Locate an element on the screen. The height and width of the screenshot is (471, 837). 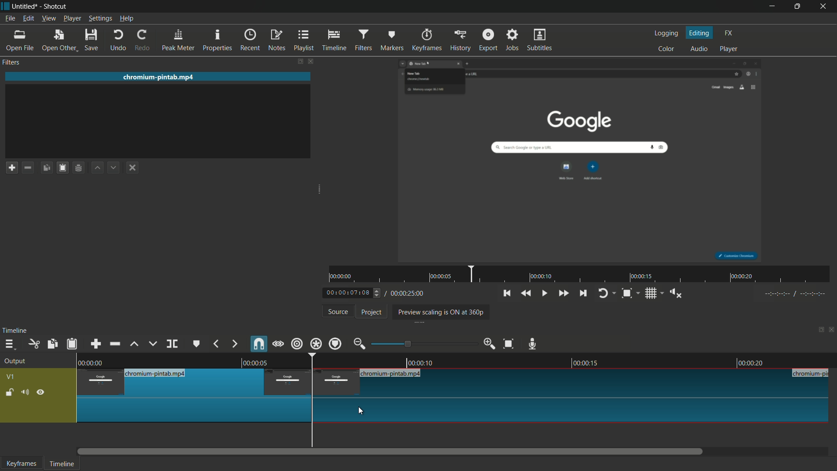
ripple delete is located at coordinates (116, 344).